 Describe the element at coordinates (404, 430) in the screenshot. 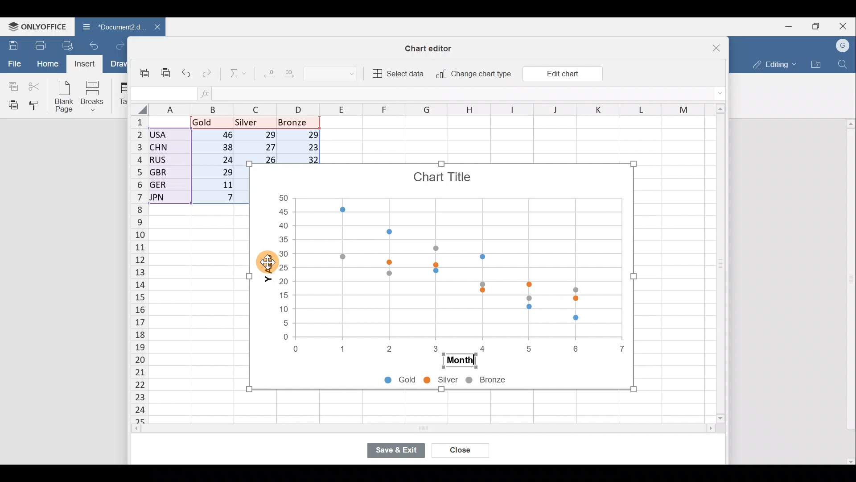

I see `Scroll bar` at that location.